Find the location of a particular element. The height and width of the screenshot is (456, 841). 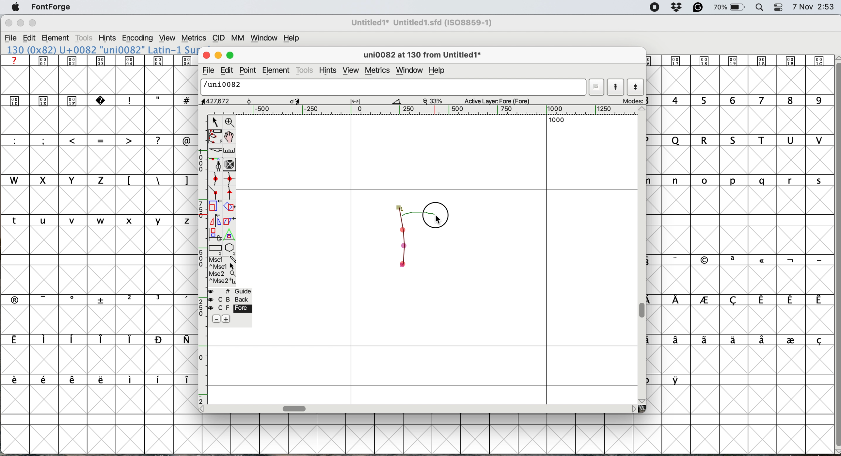

help is located at coordinates (440, 71).